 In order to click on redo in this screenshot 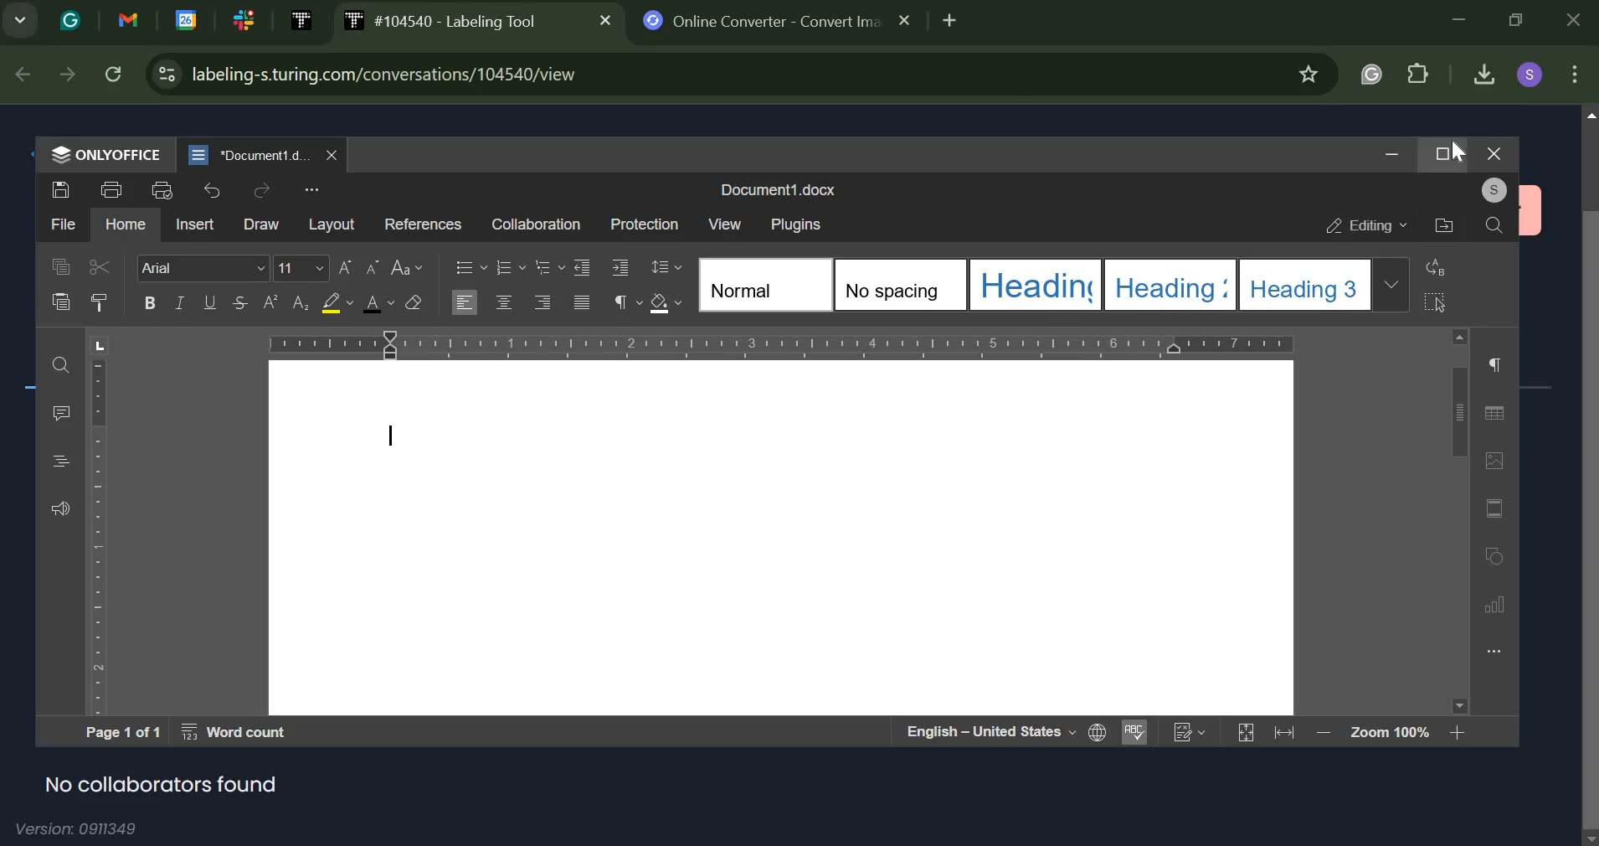, I will do `click(263, 190)`.